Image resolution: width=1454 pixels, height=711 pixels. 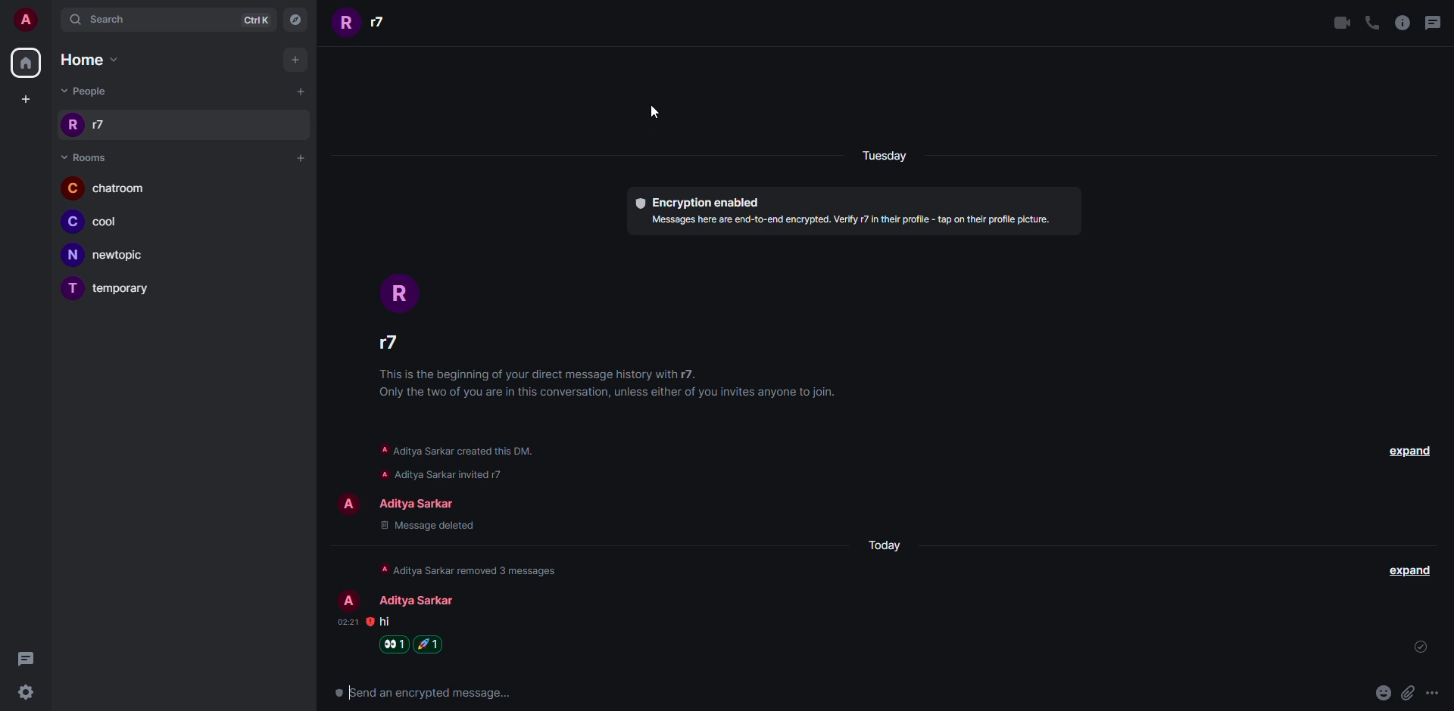 I want to click on add, so click(x=298, y=61).